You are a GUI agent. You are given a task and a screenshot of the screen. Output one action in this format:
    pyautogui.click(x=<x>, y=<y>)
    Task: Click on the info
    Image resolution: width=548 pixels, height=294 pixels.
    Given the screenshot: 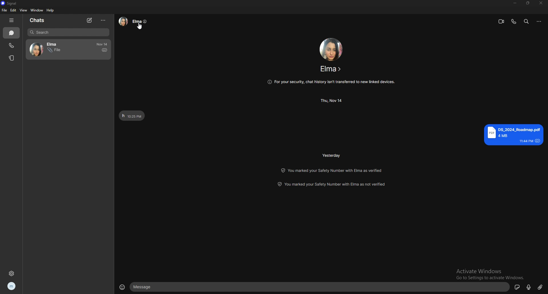 What is the action you would take?
    pyautogui.click(x=134, y=21)
    